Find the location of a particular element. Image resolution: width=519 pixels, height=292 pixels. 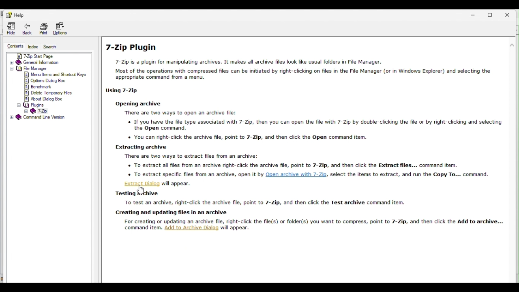

Index is located at coordinates (33, 46).